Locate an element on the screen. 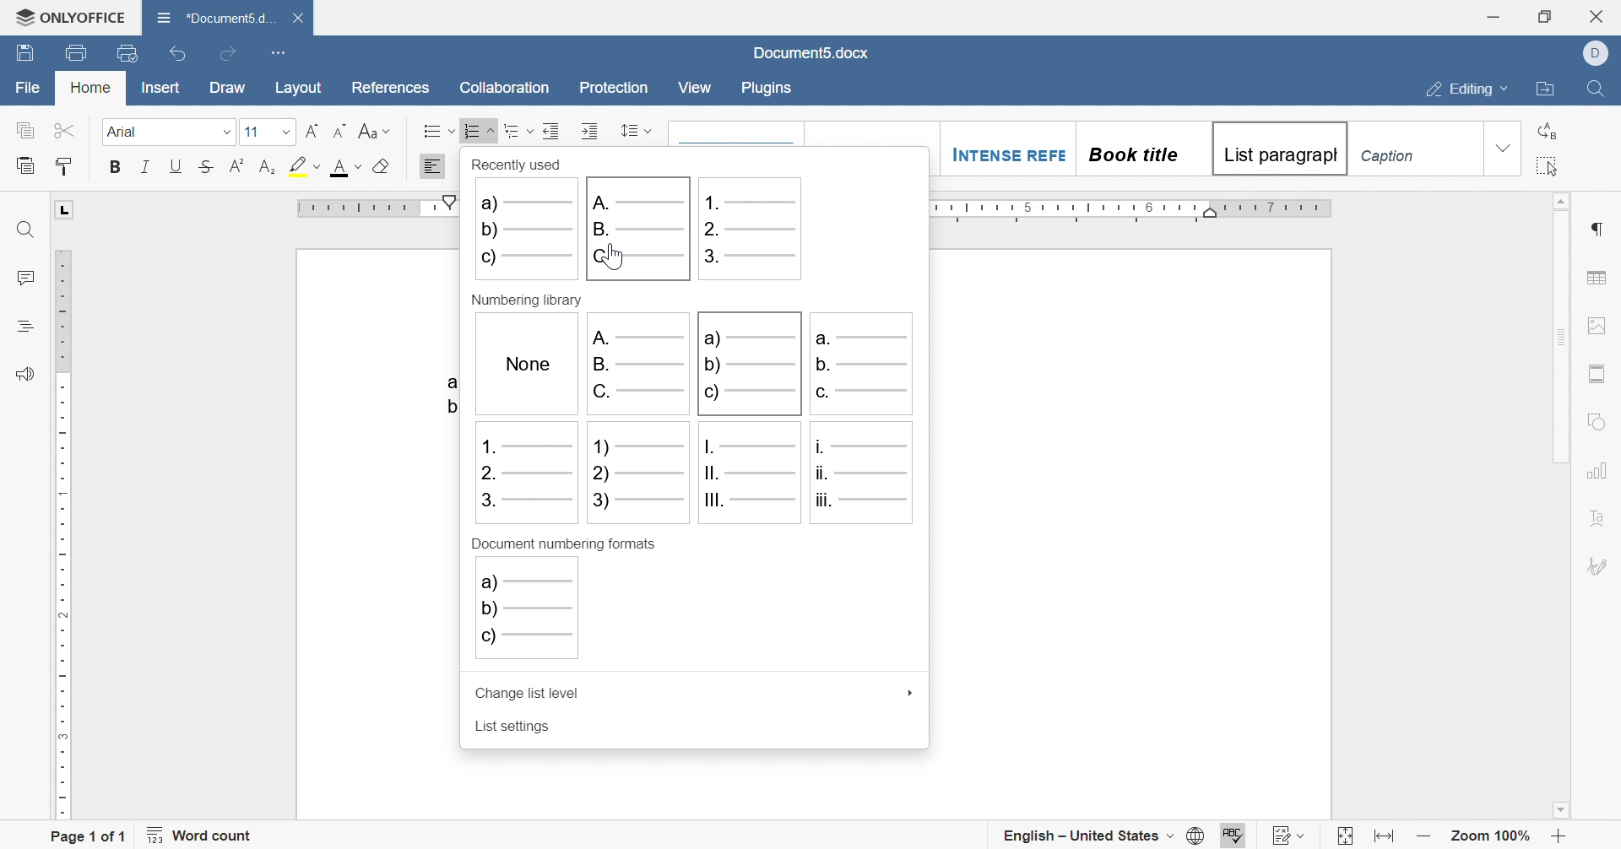 This screenshot has height=849, width=1621. references is located at coordinates (390, 89).